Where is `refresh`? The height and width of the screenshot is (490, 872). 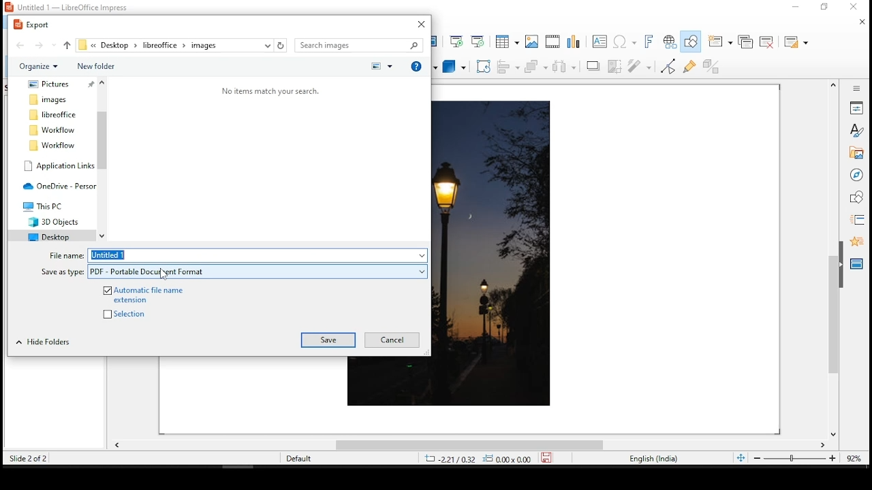
refresh is located at coordinates (281, 45).